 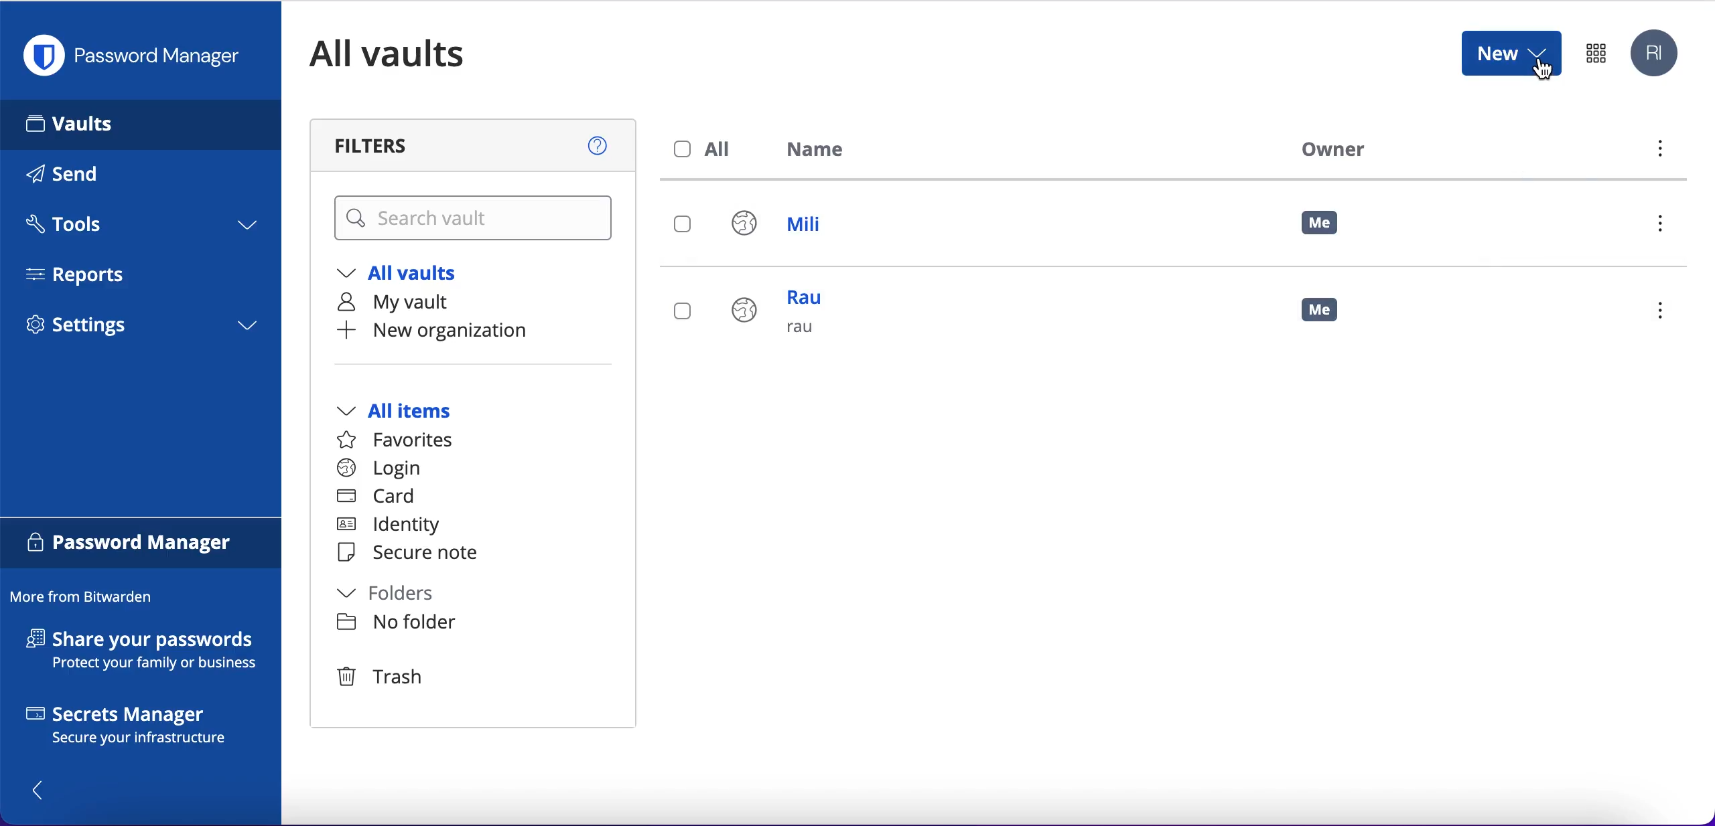 What do you see at coordinates (141, 124) in the screenshot?
I see `vaults` at bounding box center [141, 124].